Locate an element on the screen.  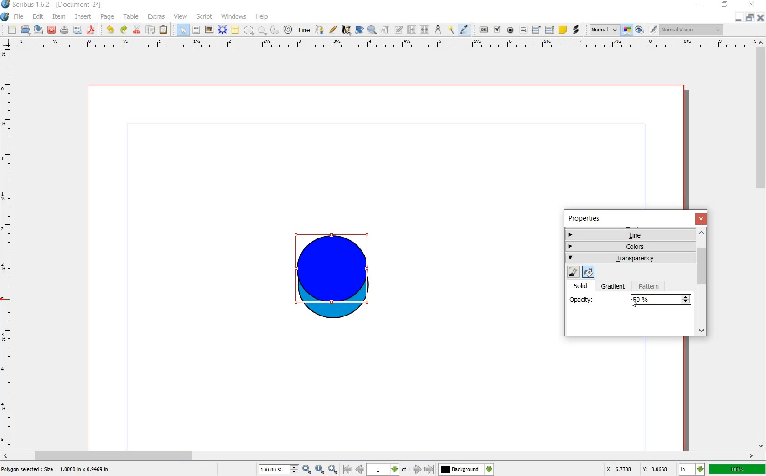
close is located at coordinates (753, 5).